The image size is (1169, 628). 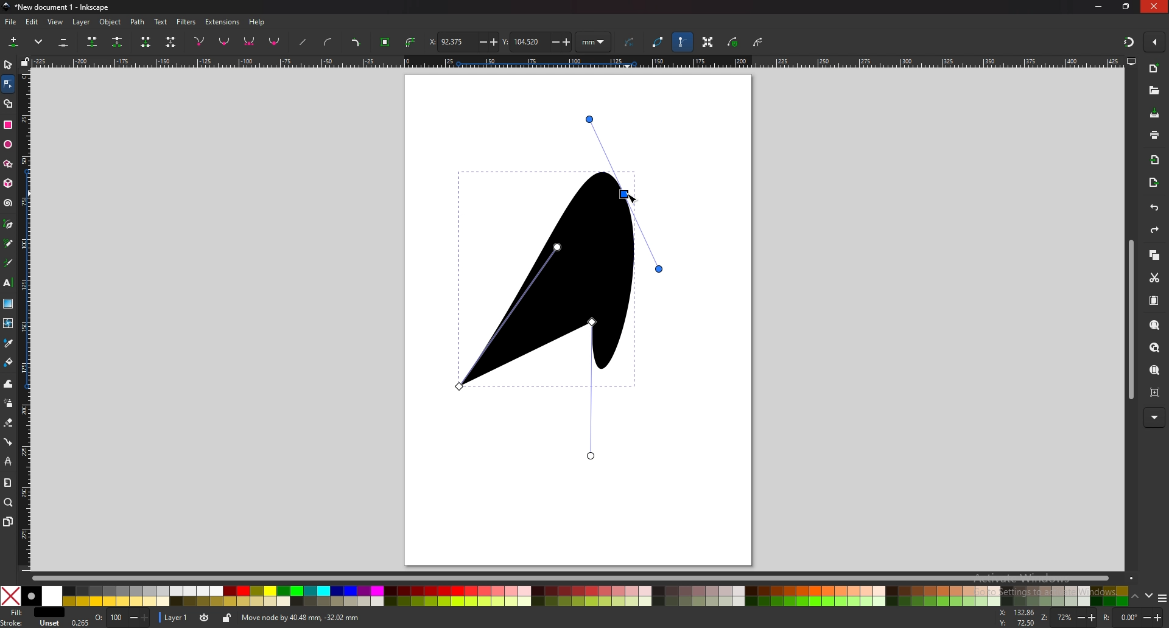 What do you see at coordinates (1154, 371) in the screenshot?
I see `zoom page` at bounding box center [1154, 371].